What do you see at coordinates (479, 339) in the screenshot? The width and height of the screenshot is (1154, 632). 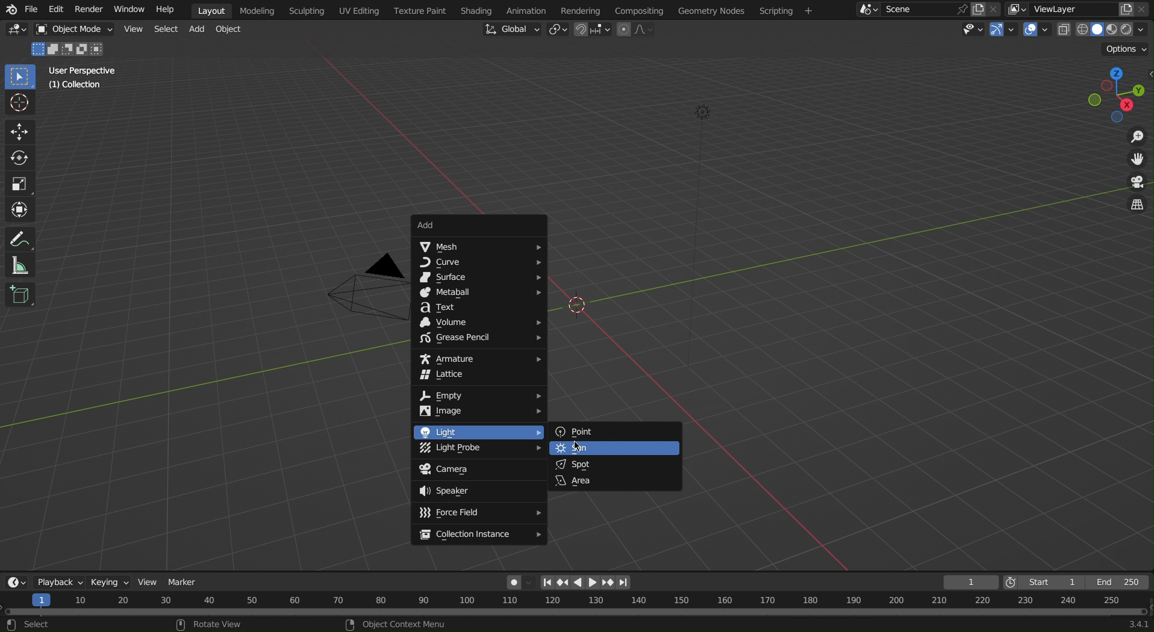 I see `Grease Pencil` at bounding box center [479, 339].